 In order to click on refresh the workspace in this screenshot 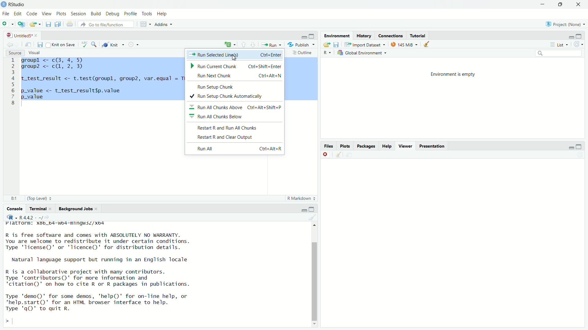, I will do `click(579, 44)`.